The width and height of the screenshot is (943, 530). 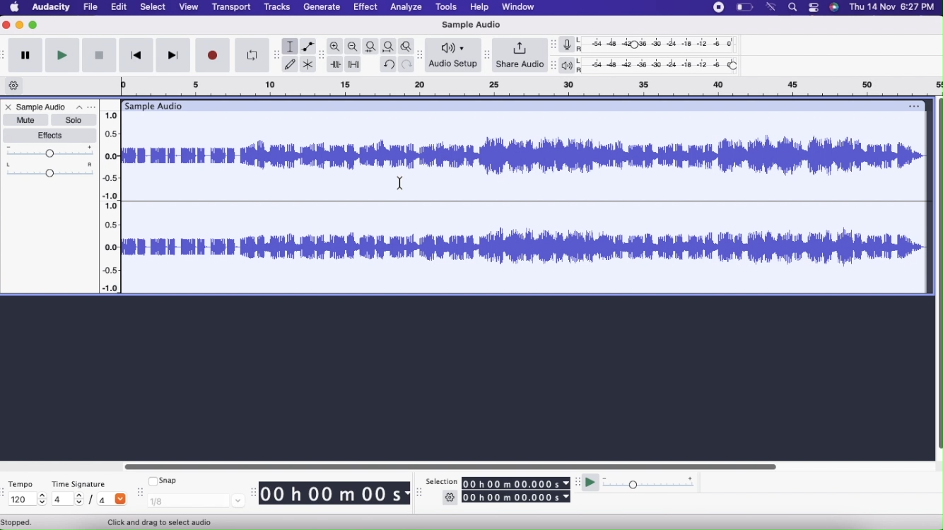 What do you see at coordinates (406, 8) in the screenshot?
I see `Analyze` at bounding box center [406, 8].